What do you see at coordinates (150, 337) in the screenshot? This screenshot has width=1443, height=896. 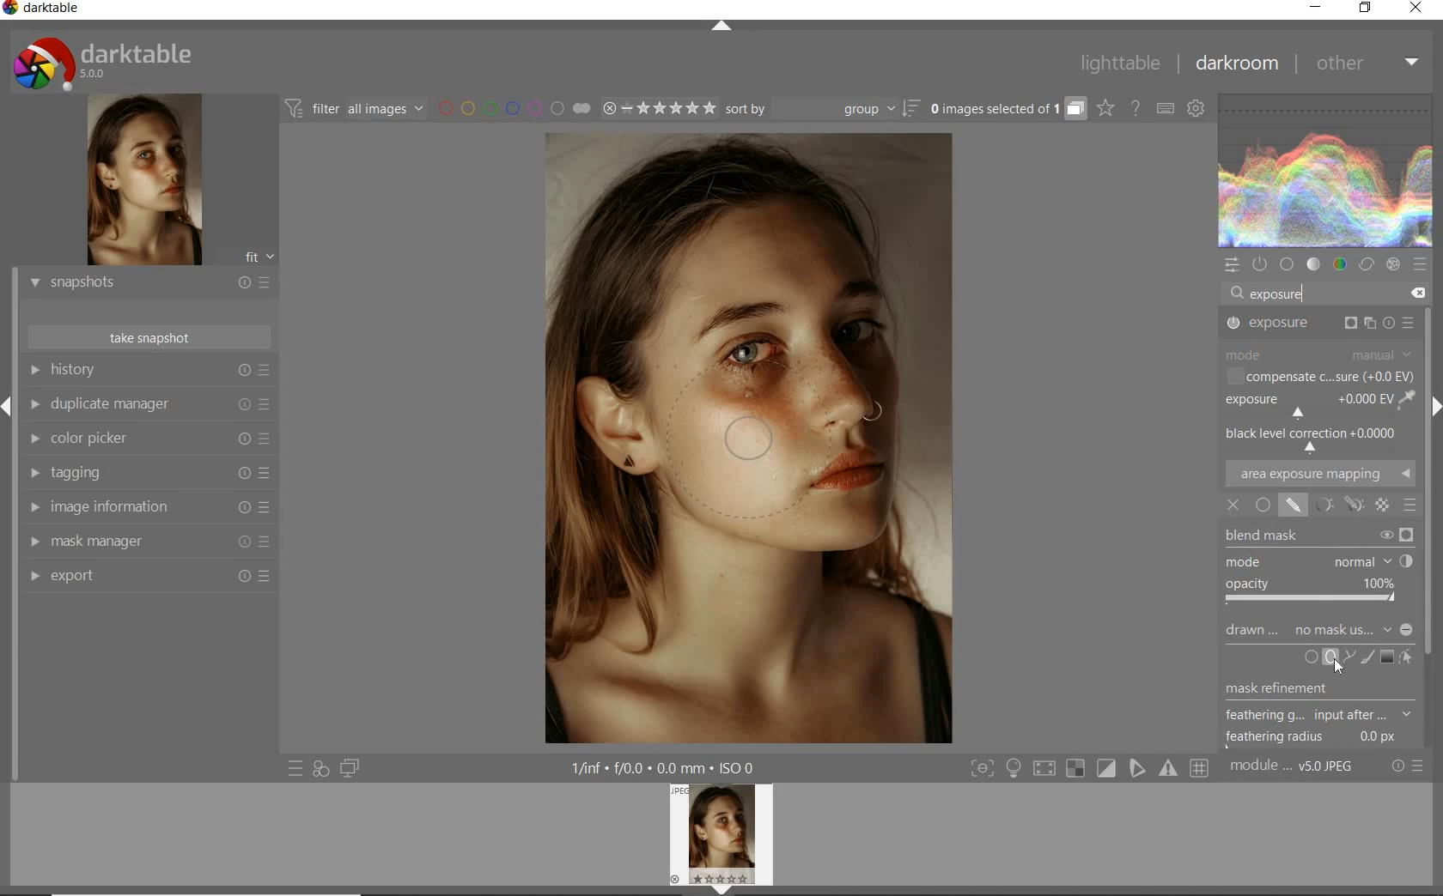 I see `take snapshots` at bounding box center [150, 337].